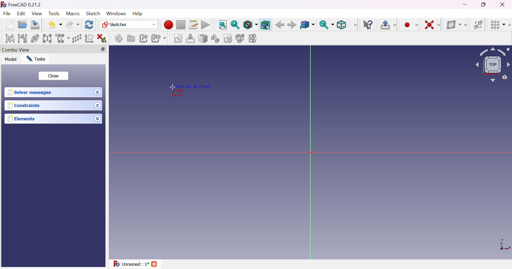  I want to click on Back, so click(280, 25).